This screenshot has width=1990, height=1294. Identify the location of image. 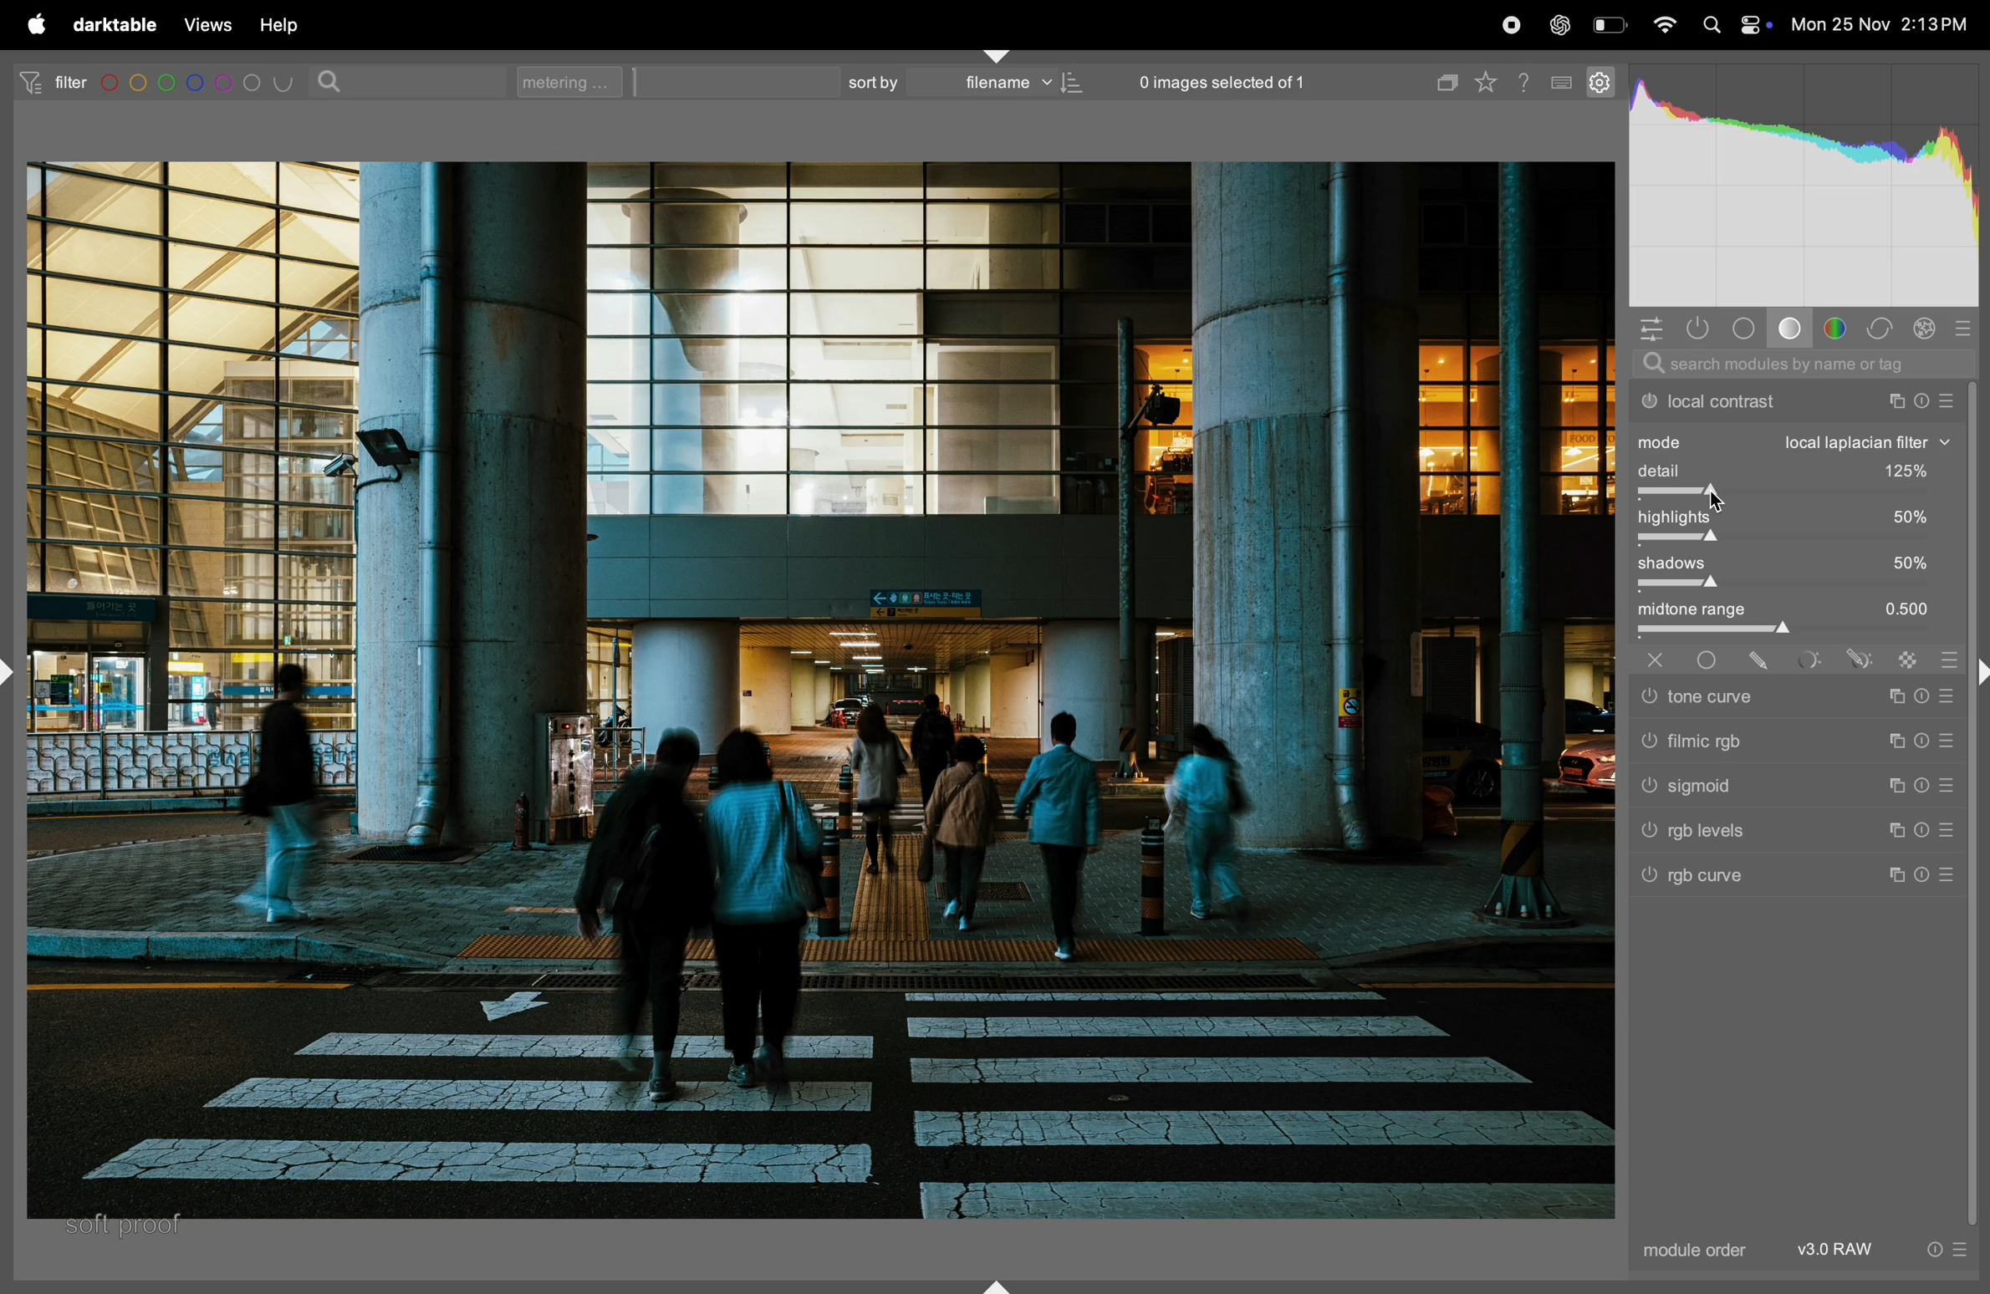
(813, 692).